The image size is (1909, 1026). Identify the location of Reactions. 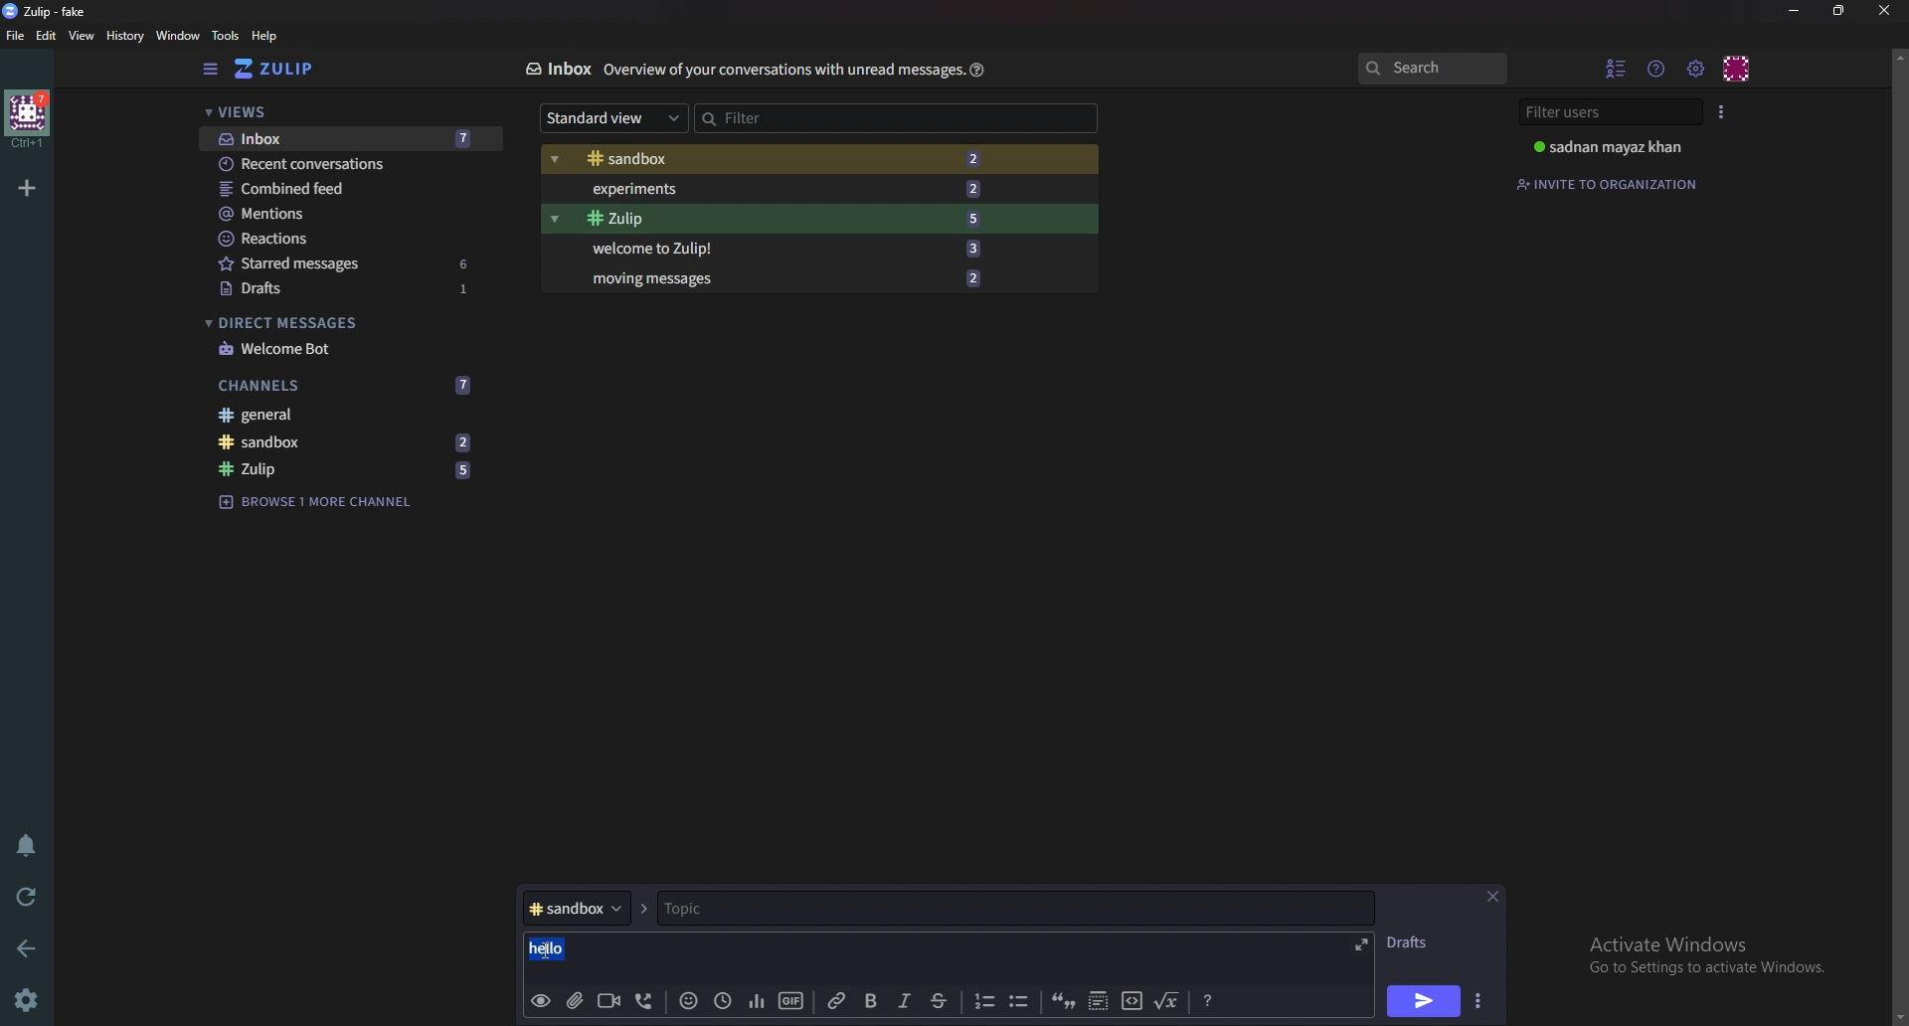
(344, 239).